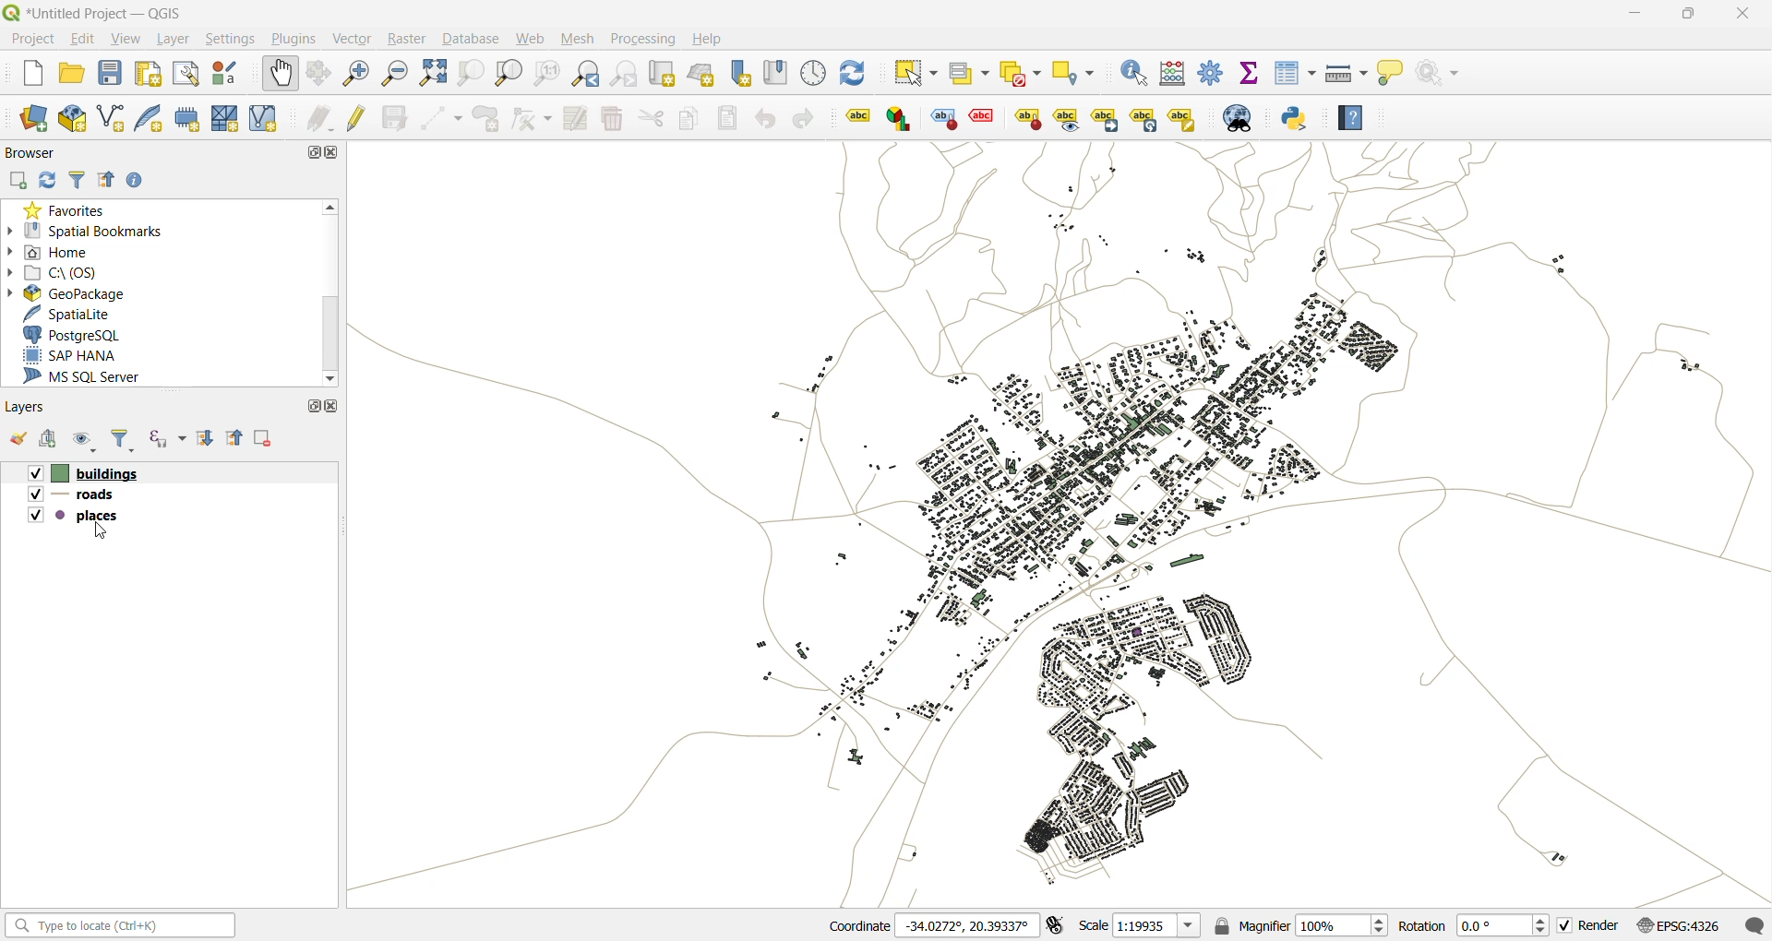 The height and width of the screenshot is (941, 1772). Describe the element at coordinates (317, 120) in the screenshot. I see `edits` at that location.